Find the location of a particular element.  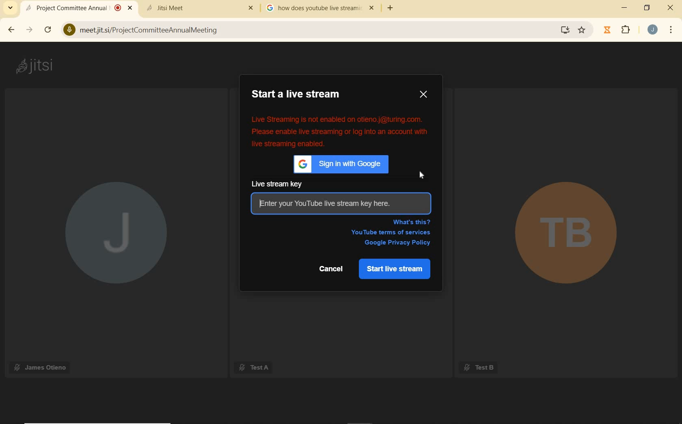

customize google chrome is located at coordinates (673, 30).